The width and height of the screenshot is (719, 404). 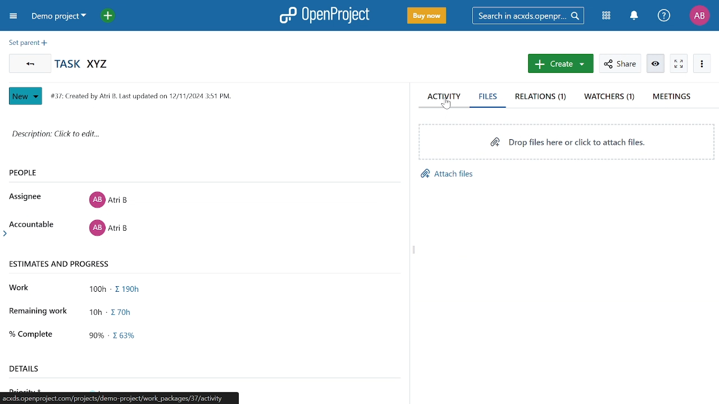 I want to click on Click here to add descripiton, so click(x=193, y=137).